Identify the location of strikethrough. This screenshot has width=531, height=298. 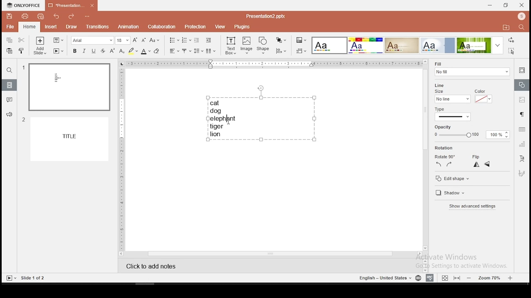
(103, 50).